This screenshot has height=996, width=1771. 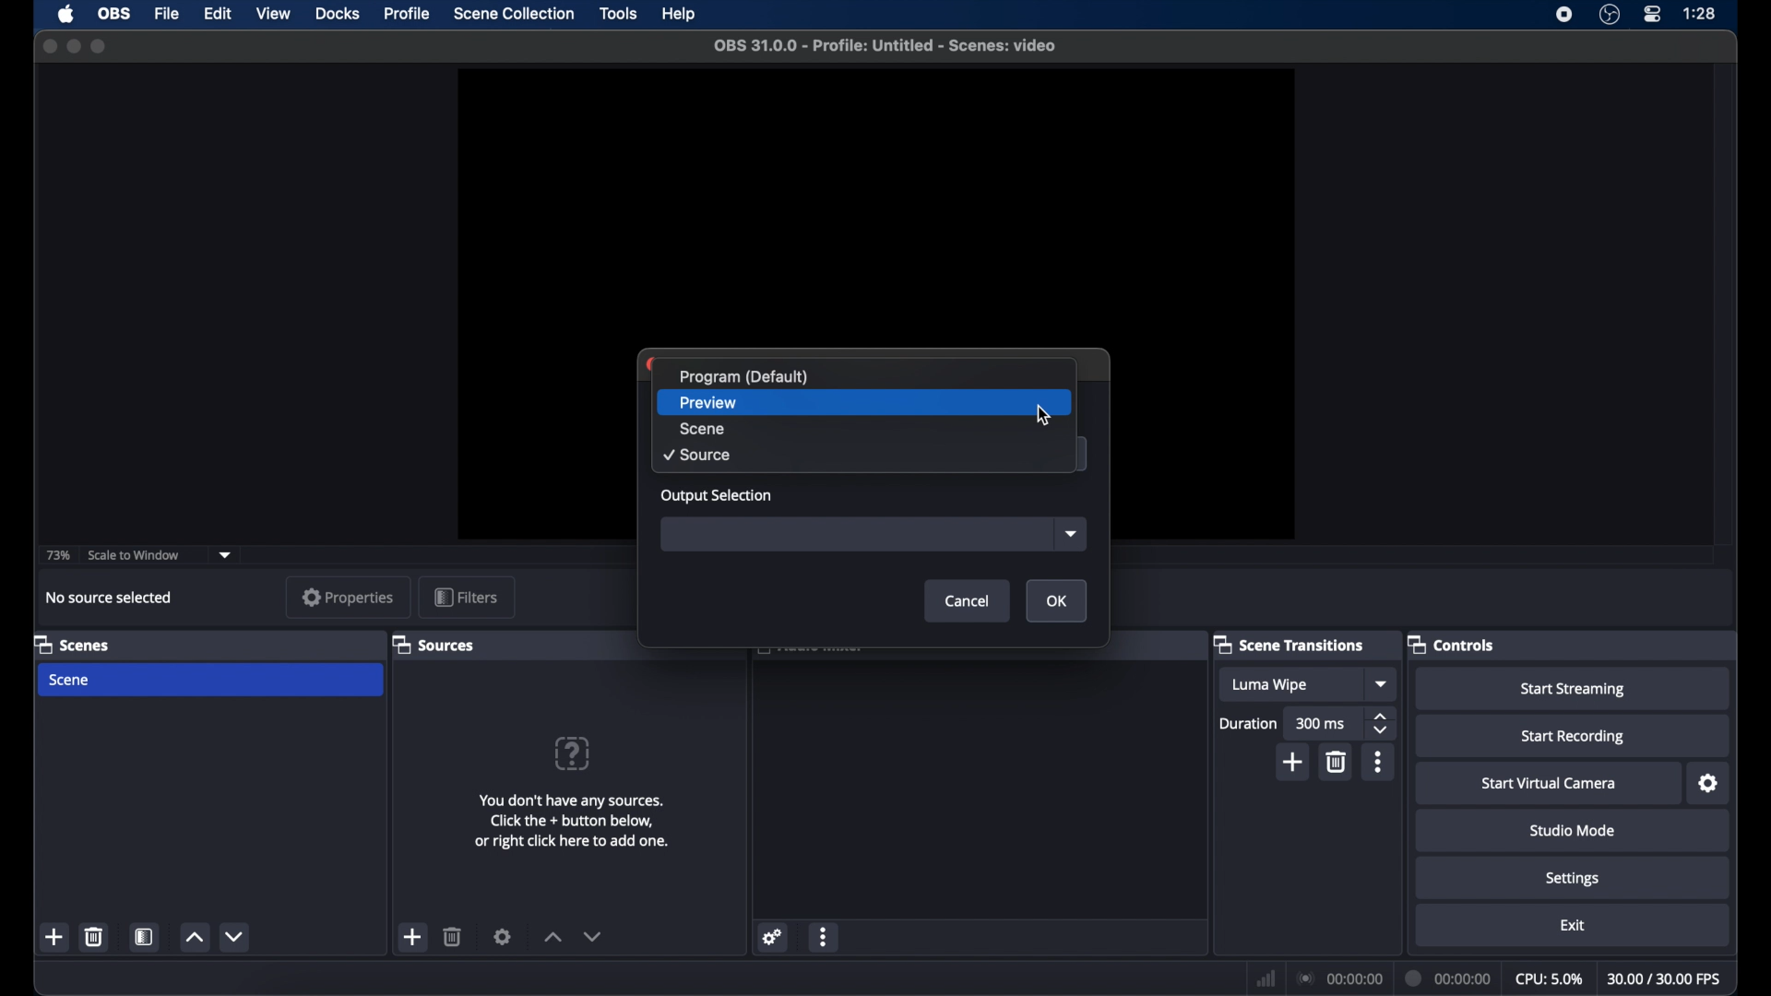 What do you see at coordinates (862, 429) in the screenshot?
I see `scene` at bounding box center [862, 429].